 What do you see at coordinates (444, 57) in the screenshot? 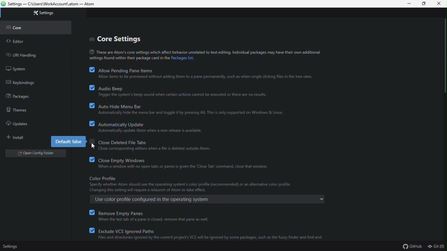
I see `scroll bar` at bounding box center [444, 57].